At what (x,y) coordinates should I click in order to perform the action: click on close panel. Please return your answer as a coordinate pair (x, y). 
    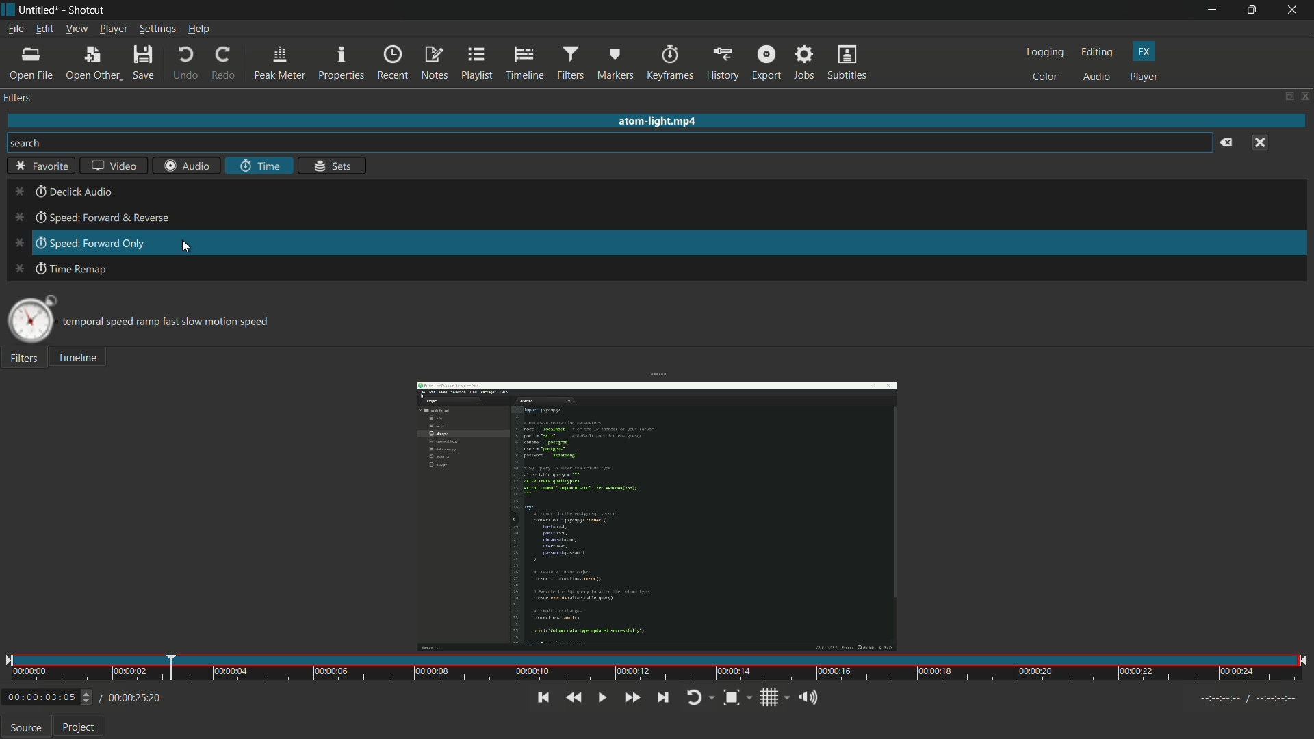
    Looking at the image, I should click on (1306, 96).